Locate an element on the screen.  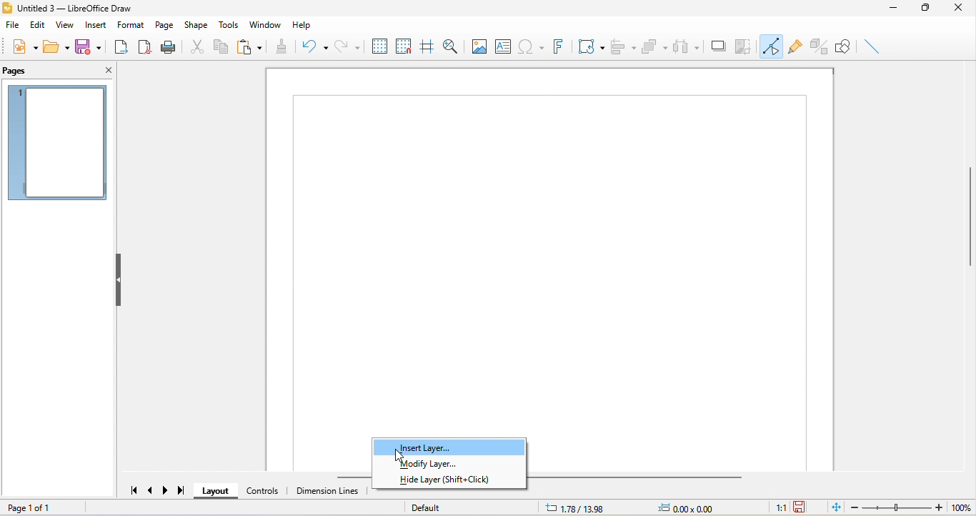
transformation is located at coordinates (588, 46).